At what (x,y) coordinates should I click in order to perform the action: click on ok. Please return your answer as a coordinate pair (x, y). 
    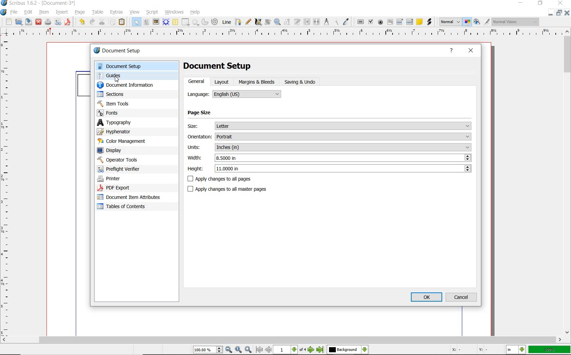
    Looking at the image, I should click on (427, 298).